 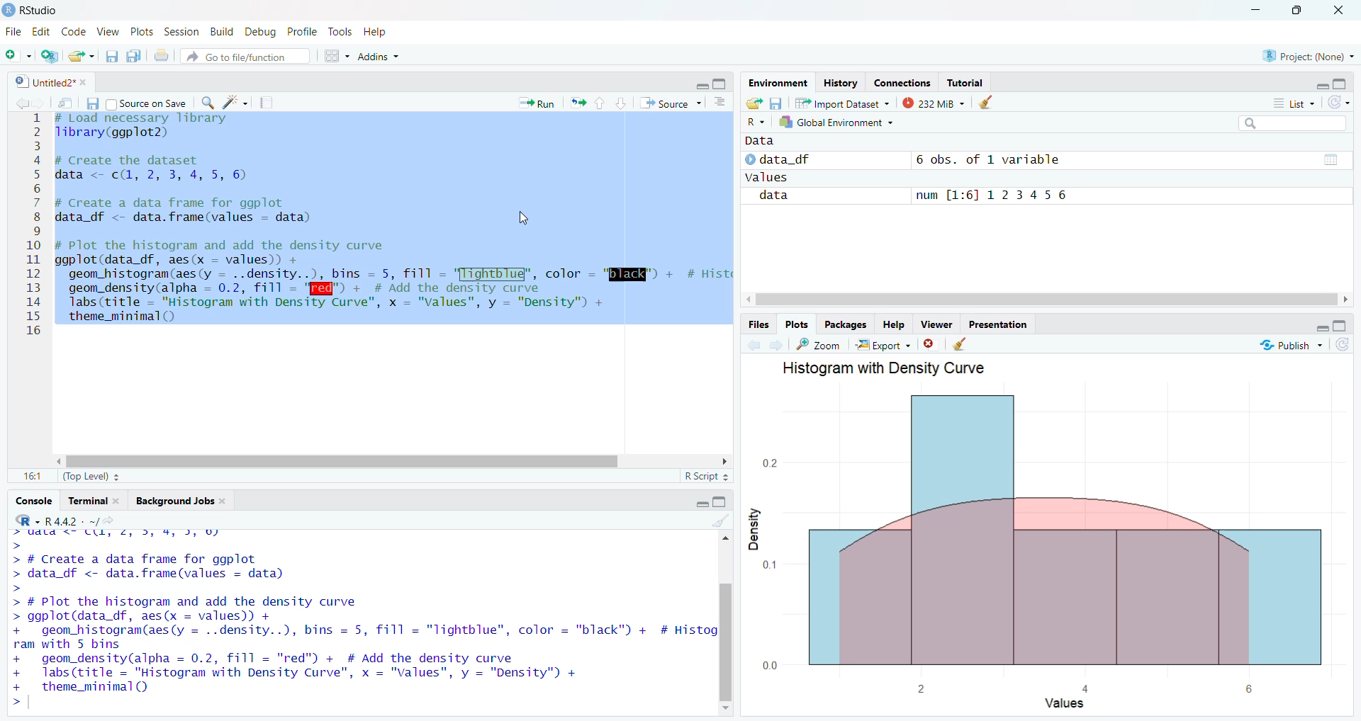 I want to click on Edit, so click(x=41, y=30).